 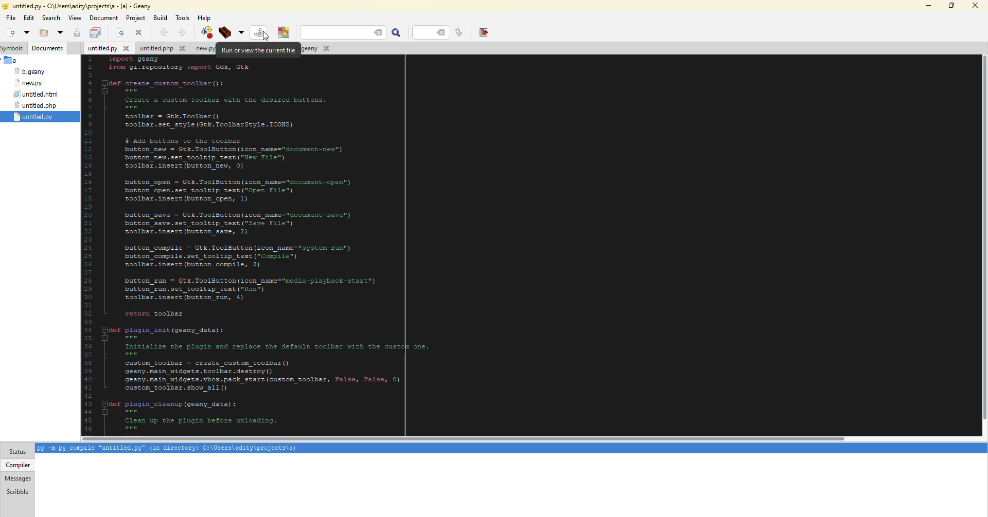 What do you see at coordinates (976, 5) in the screenshot?
I see `close` at bounding box center [976, 5].